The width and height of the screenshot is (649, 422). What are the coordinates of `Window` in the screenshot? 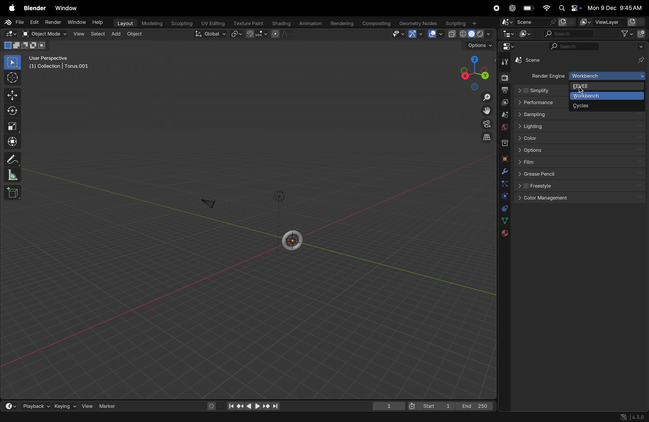 It's located at (78, 21).